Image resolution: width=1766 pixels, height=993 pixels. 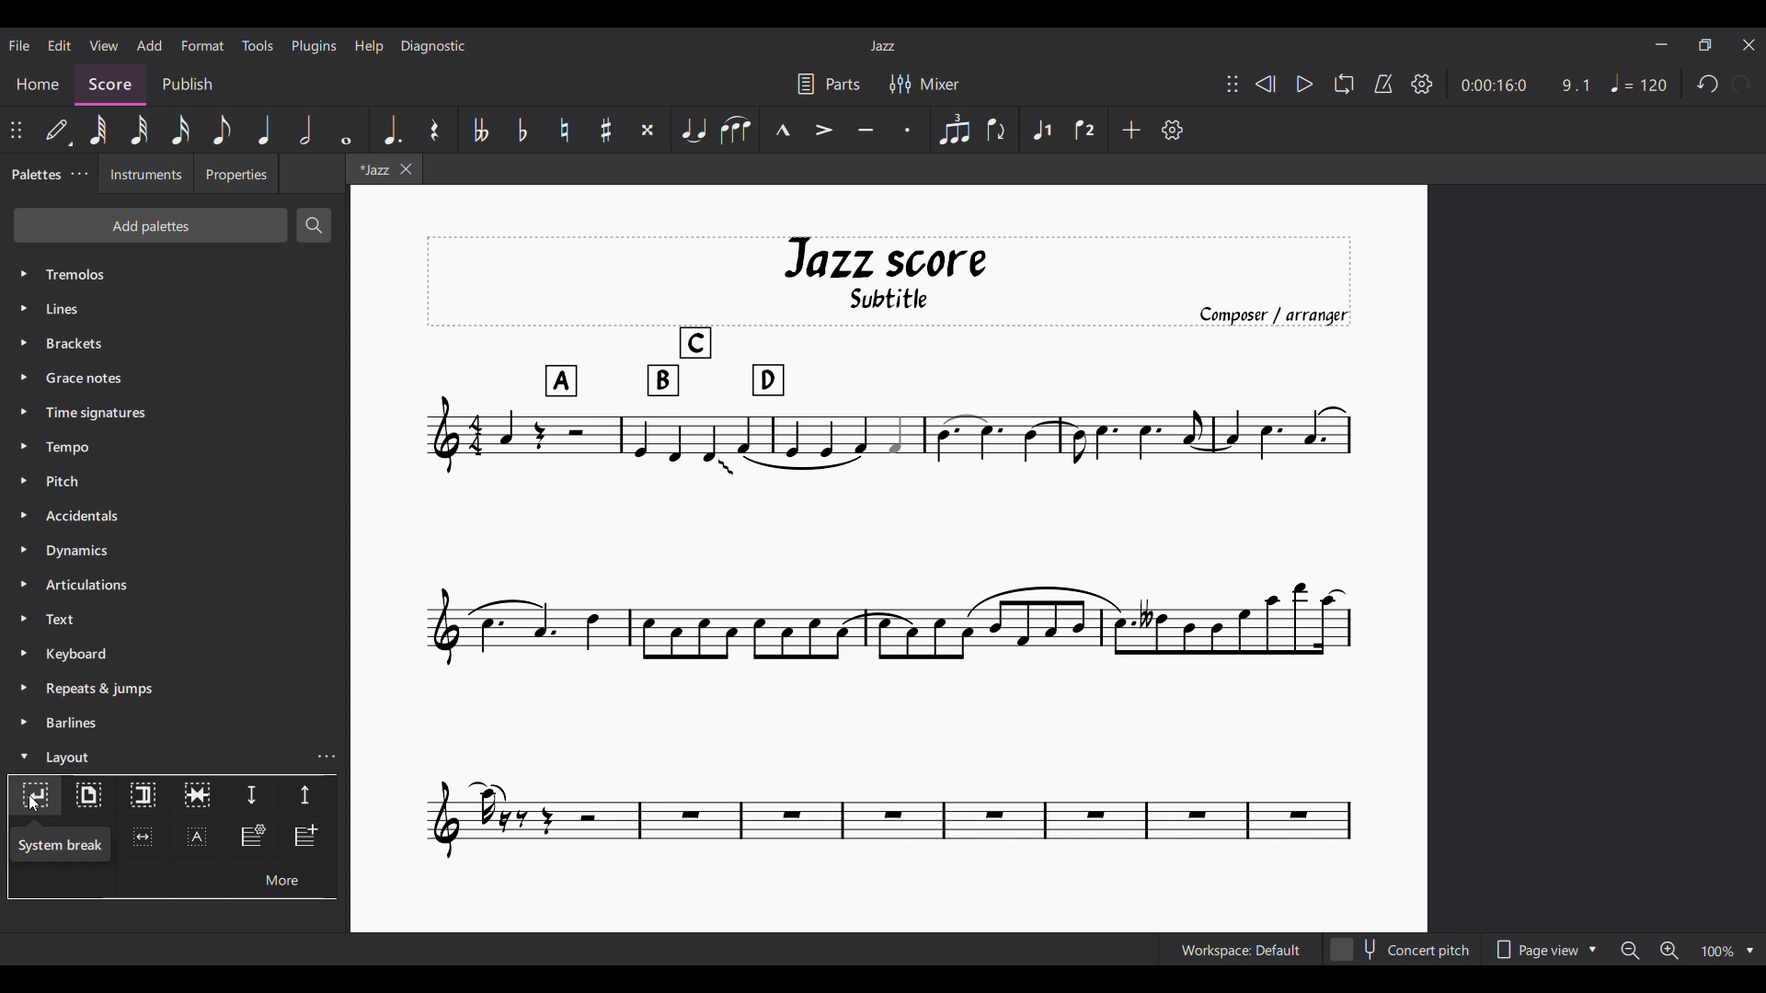 I want to click on Loop playback, so click(x=1345, y=84).